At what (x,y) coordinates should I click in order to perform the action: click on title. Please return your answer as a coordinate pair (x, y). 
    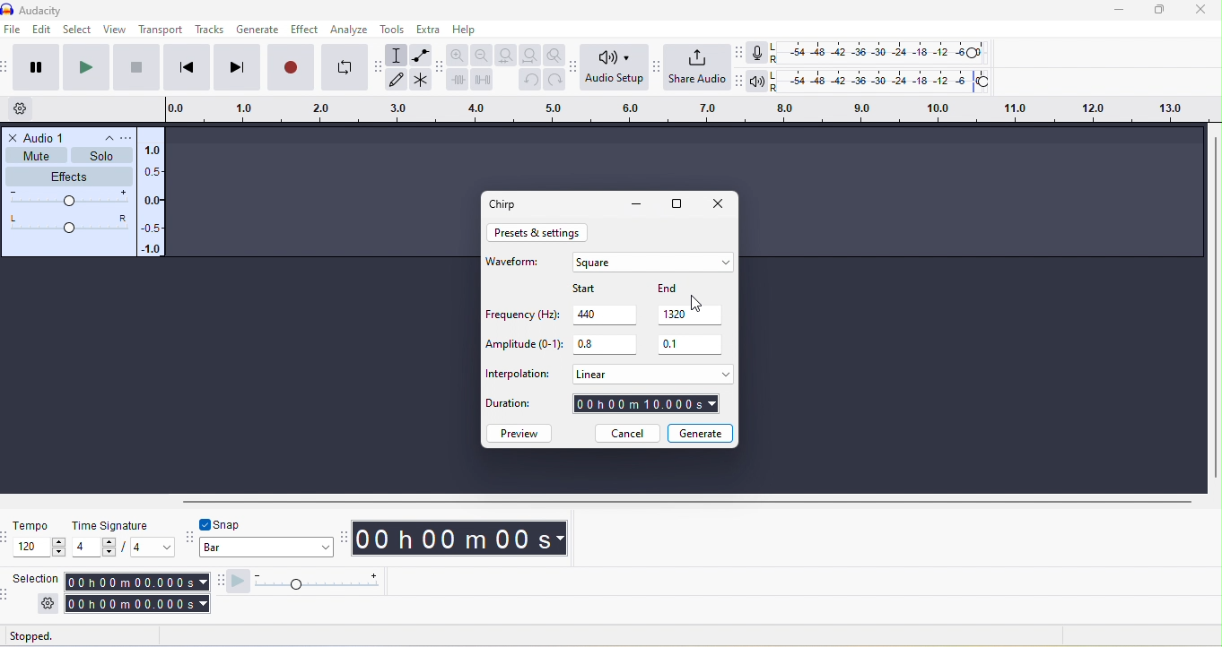
    Looking at the image, I should click on (59, 9).